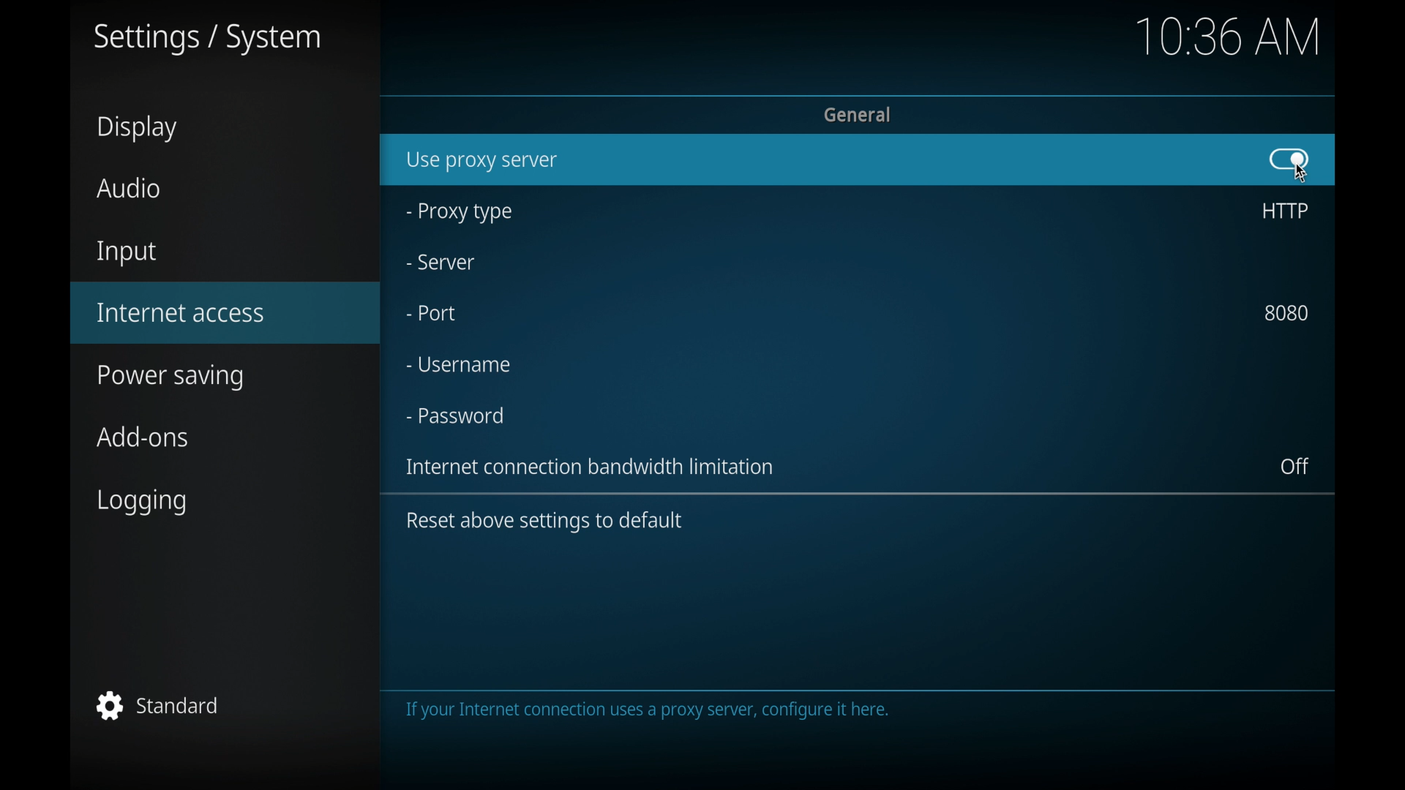 The width and height of the screenshot is (1405, 790). Describe the element at coordinates (171, 379) in the screenshot. I see `power saving` at that location.